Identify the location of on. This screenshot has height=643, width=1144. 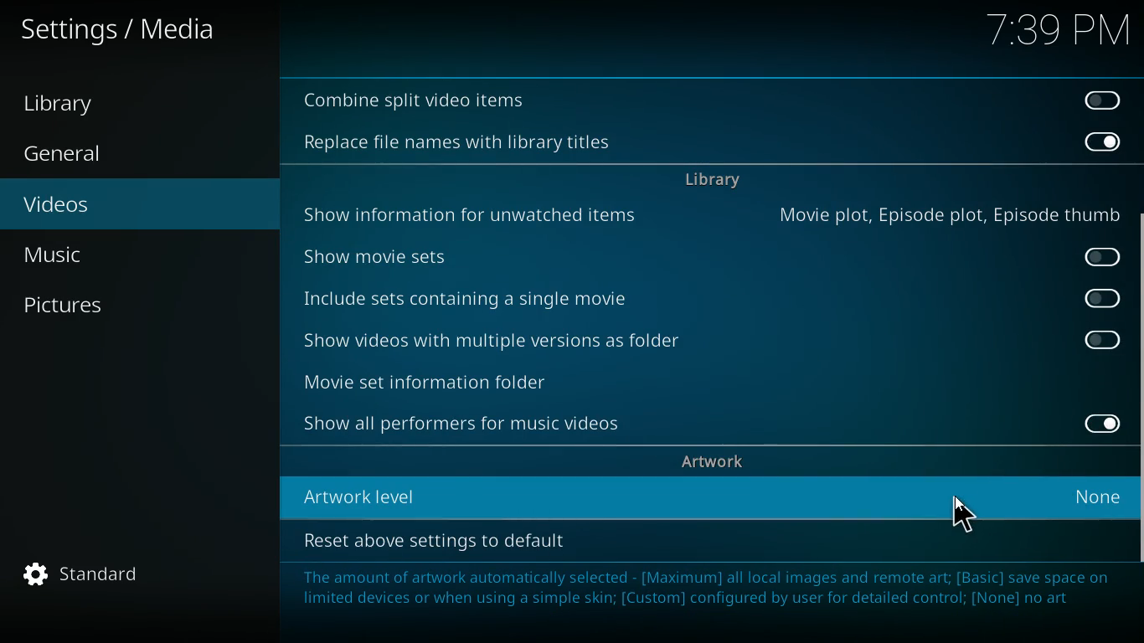
(1102, 141).